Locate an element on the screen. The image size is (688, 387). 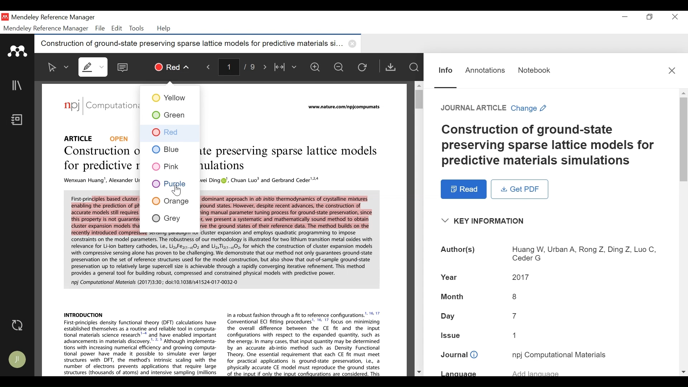
www.nature.com/npkcompumats is located at coordinates (346, 108).